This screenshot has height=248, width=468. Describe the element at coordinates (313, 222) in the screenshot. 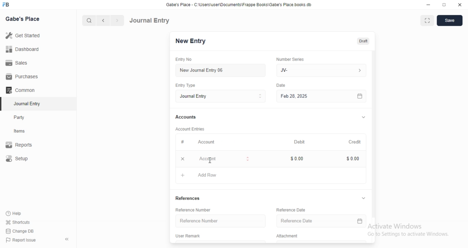

I see `Reference Date` at that location.